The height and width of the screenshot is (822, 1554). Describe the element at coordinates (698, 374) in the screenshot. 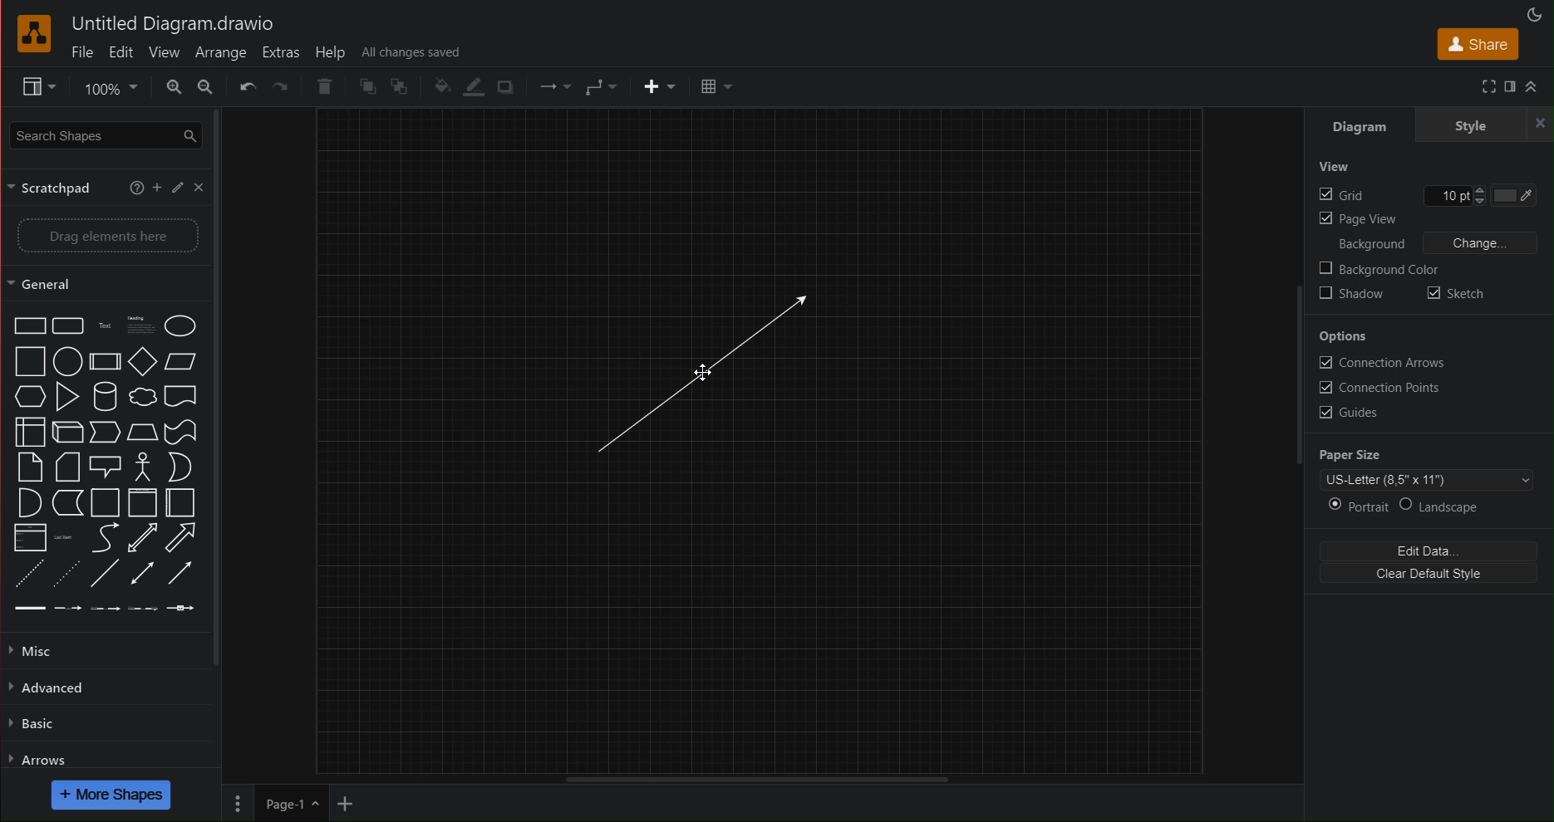

I see `Straight Line (unselected)` at that location.